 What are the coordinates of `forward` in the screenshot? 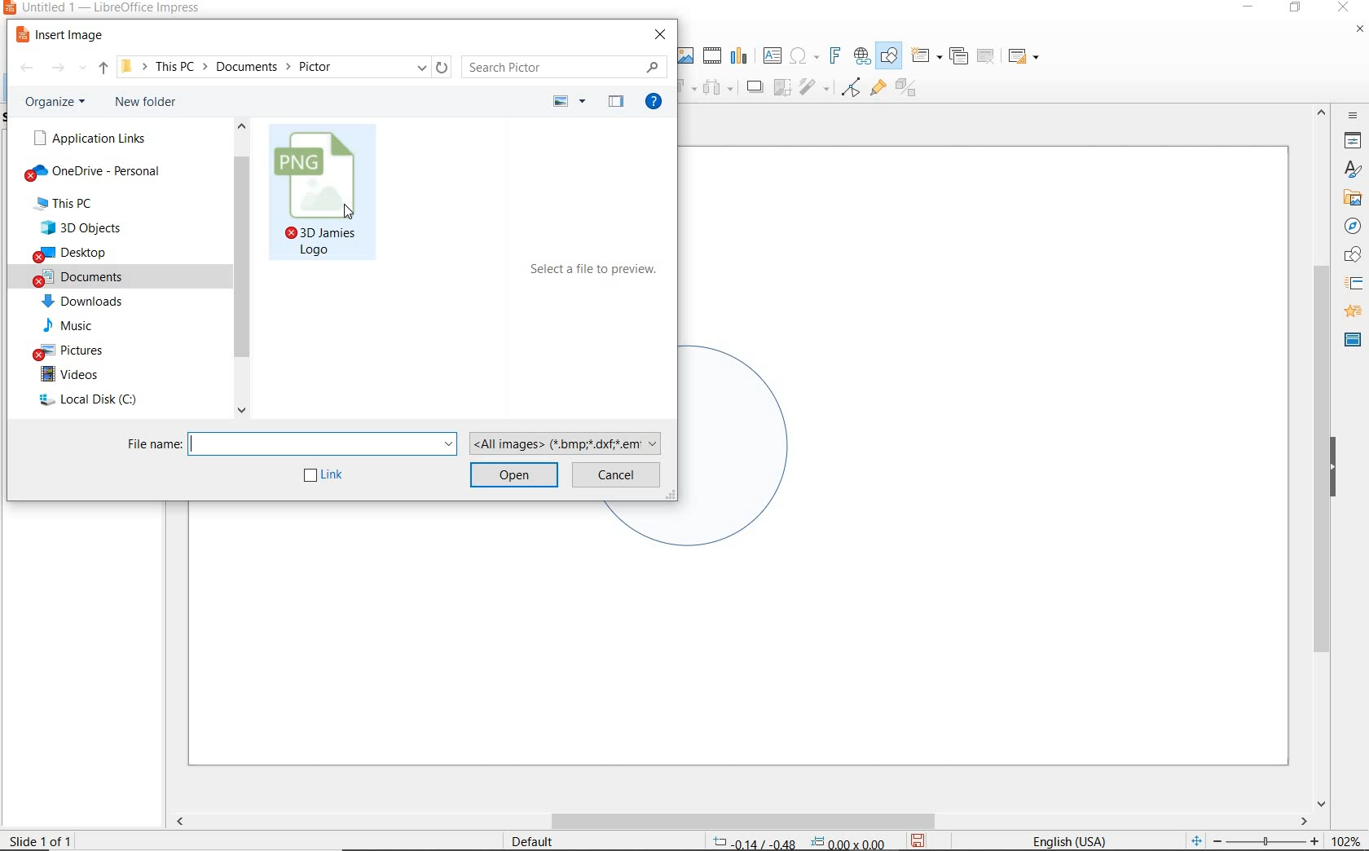 It's located at (68, 70).